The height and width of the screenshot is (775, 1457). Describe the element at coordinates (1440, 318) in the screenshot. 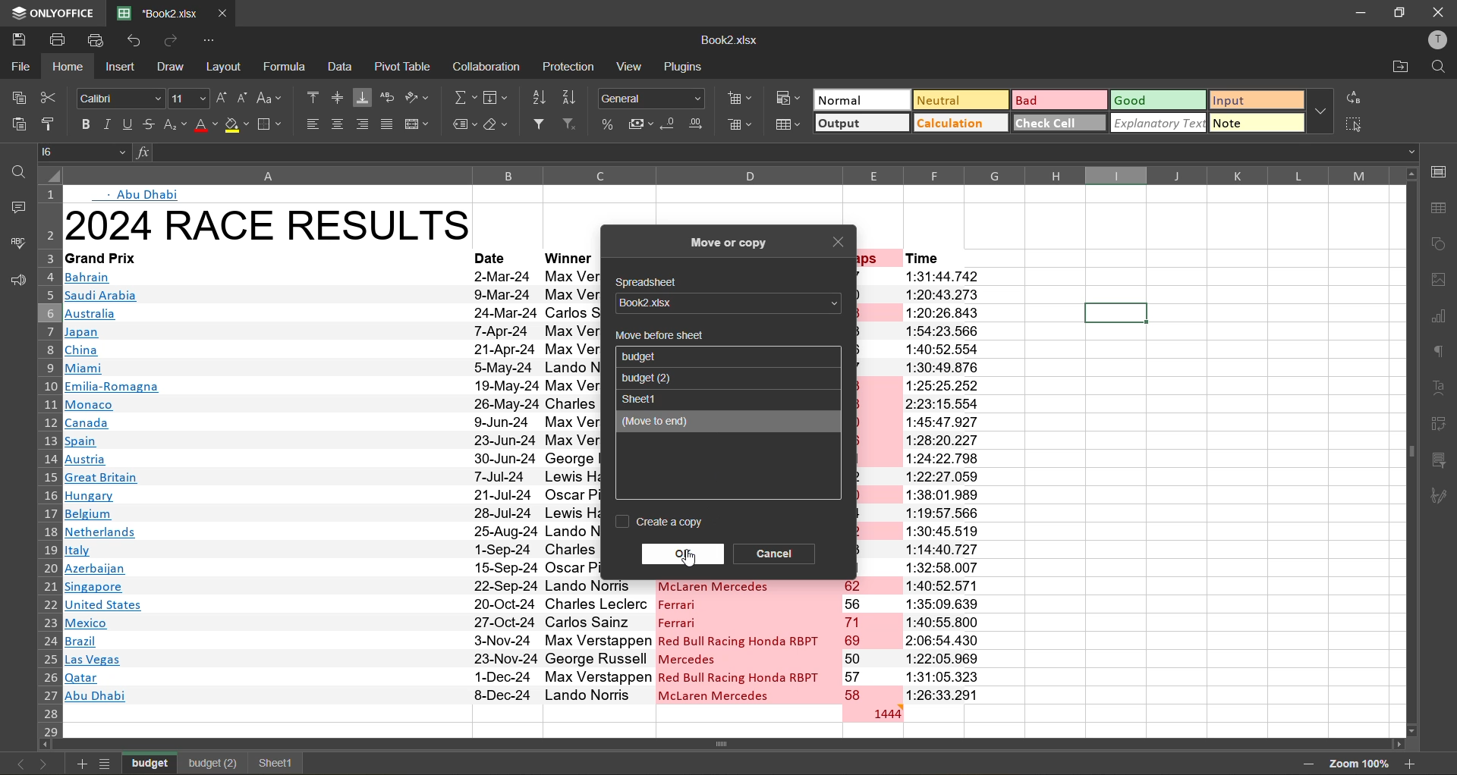

I see `charts` at that location.